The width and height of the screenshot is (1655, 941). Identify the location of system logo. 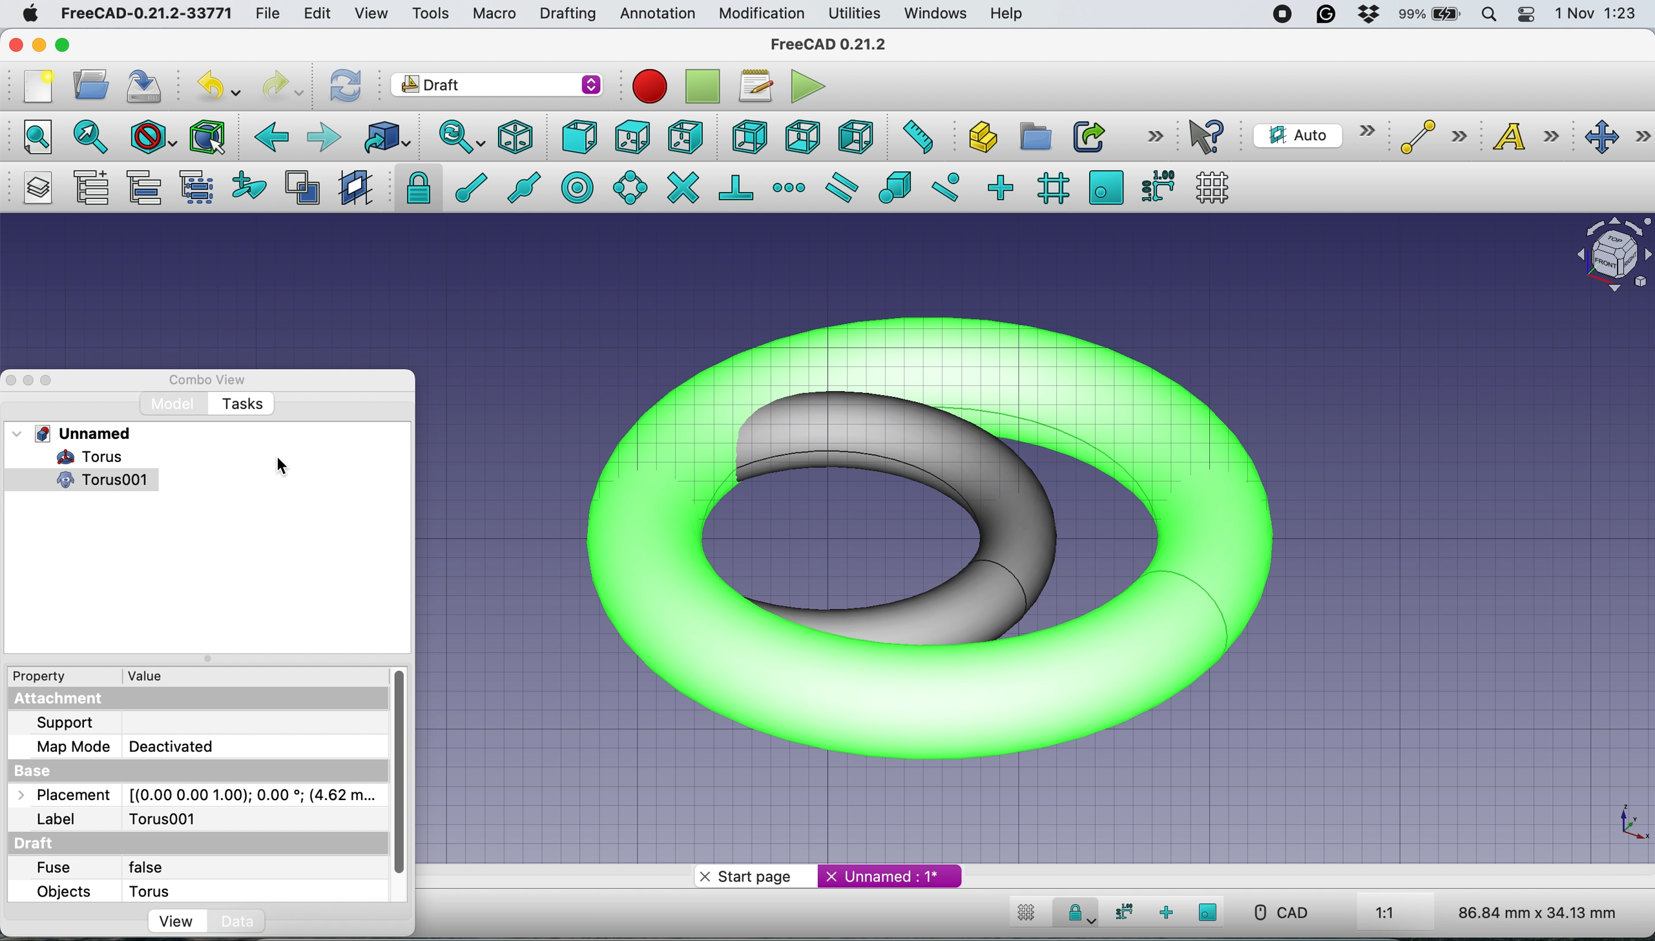
(27, 16).